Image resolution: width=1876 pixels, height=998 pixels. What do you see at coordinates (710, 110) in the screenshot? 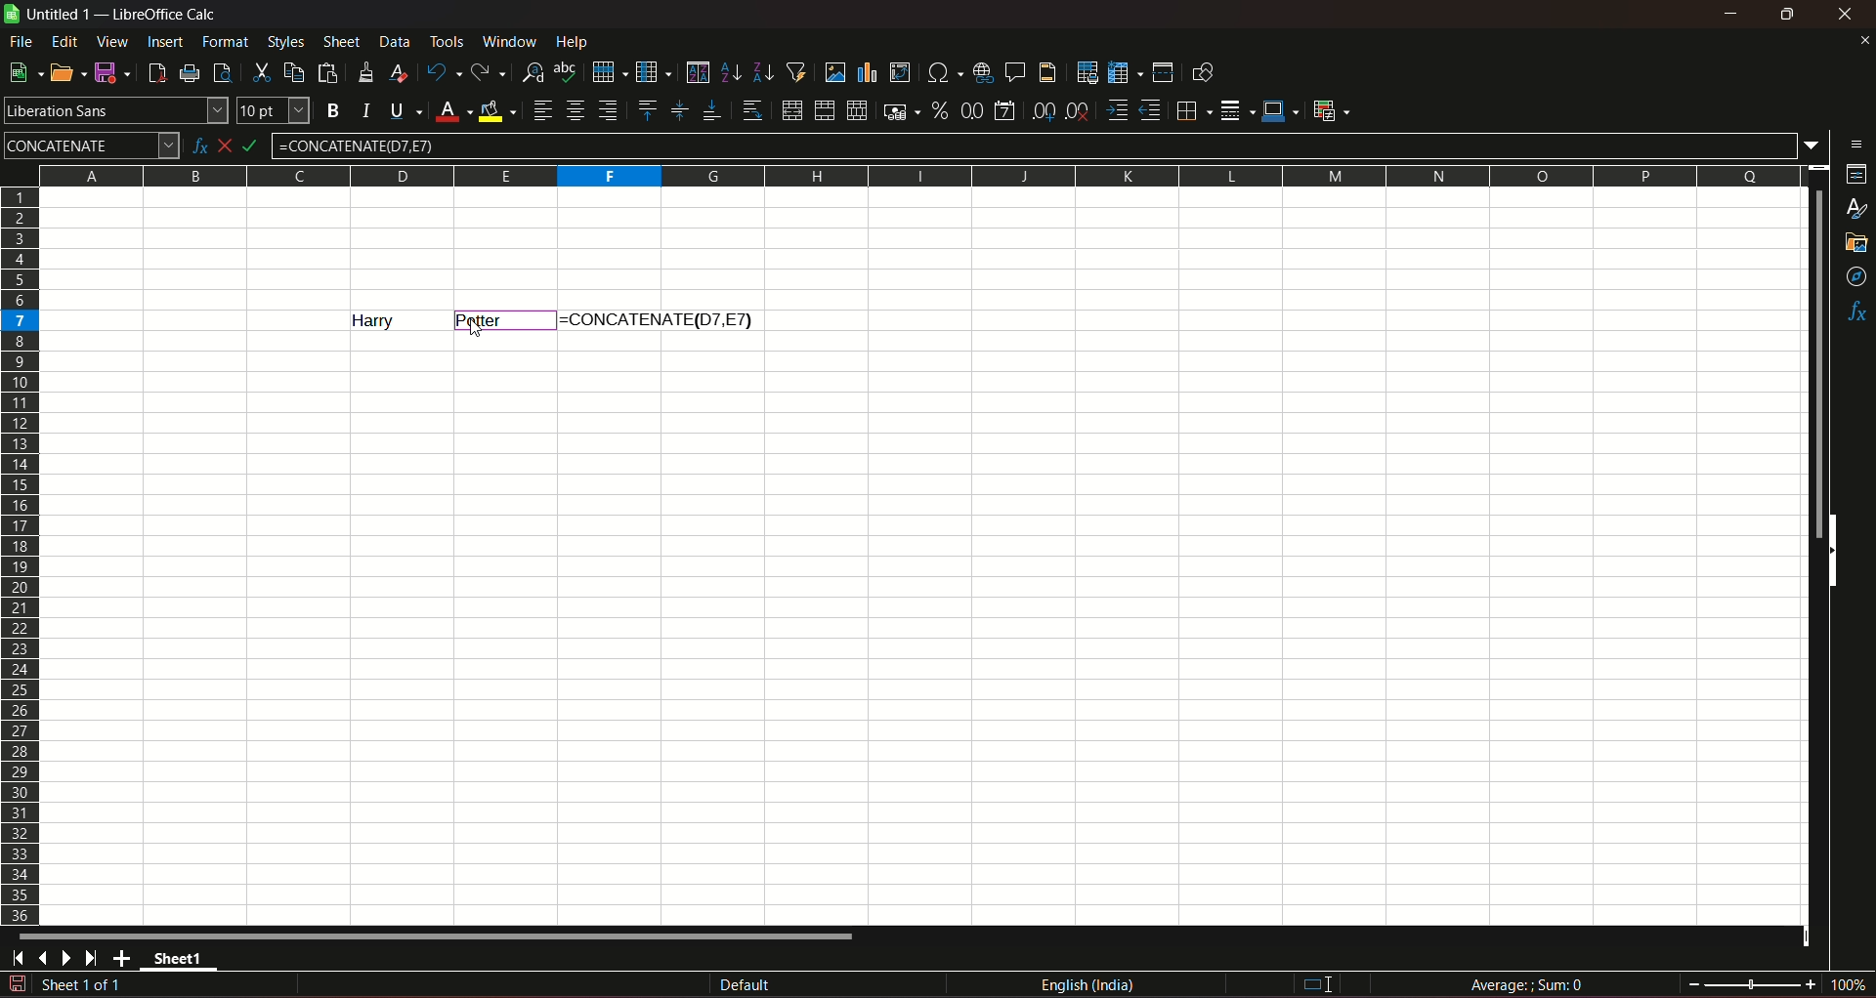
I see `align bottom` at bounding box center [710, 110].